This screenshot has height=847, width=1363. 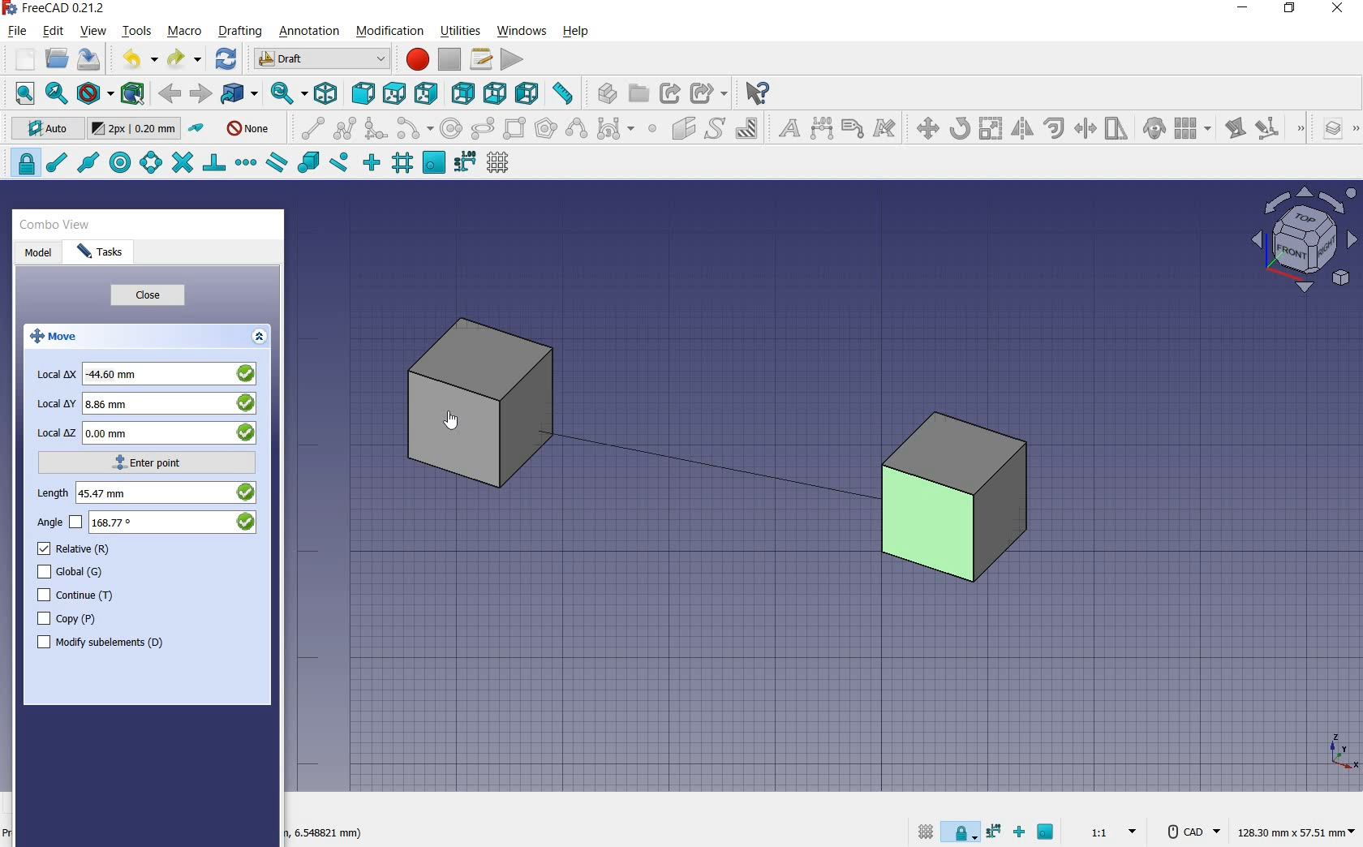 What do you see at coordinates (106, 643) in the screenshot?
I see `modify subelements` at bounding box center [106, 643].